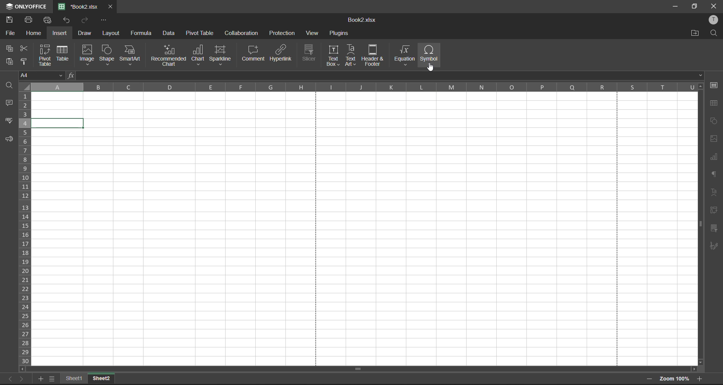  I want to click on scroll bar, so click(699, 225).